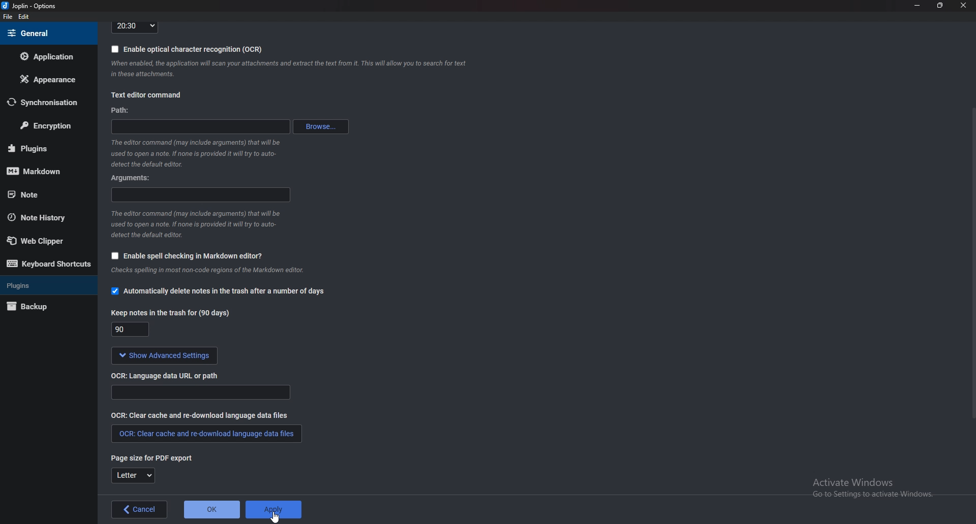 This screenshot has width=976, height=524. Describe the element at coordinates (289, 69) in the screenshot. I see `info on ocr` at that location.